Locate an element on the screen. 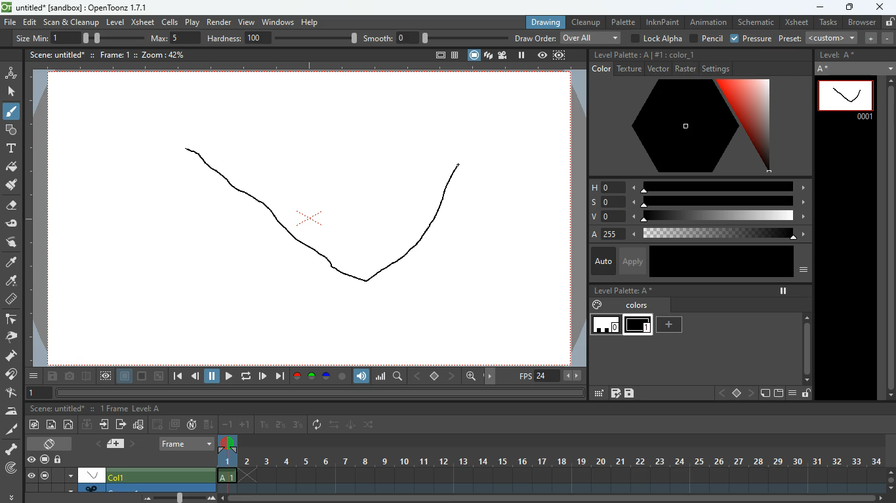  scene title is located at coordinates (59, 409).